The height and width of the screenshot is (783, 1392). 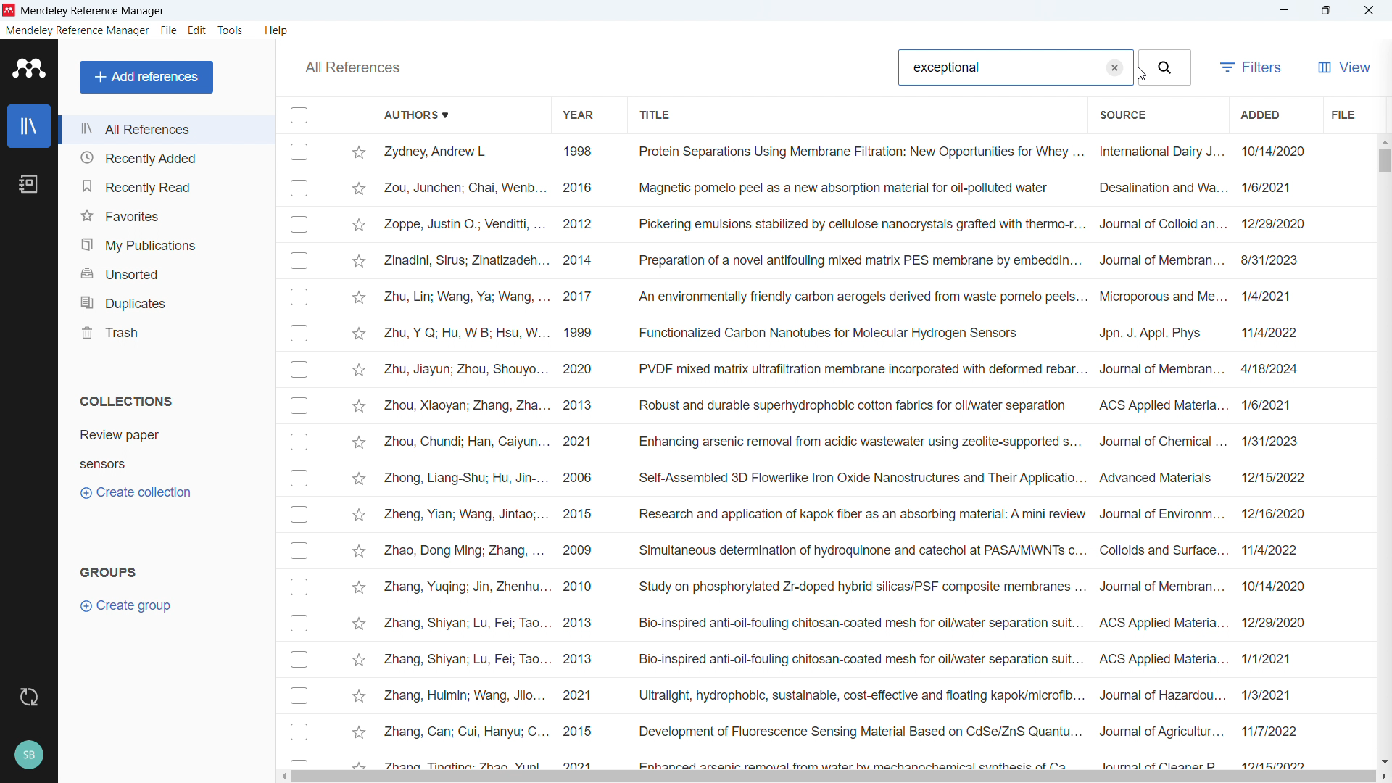 I want to click on Collection 2, so click(x=102, y=465).